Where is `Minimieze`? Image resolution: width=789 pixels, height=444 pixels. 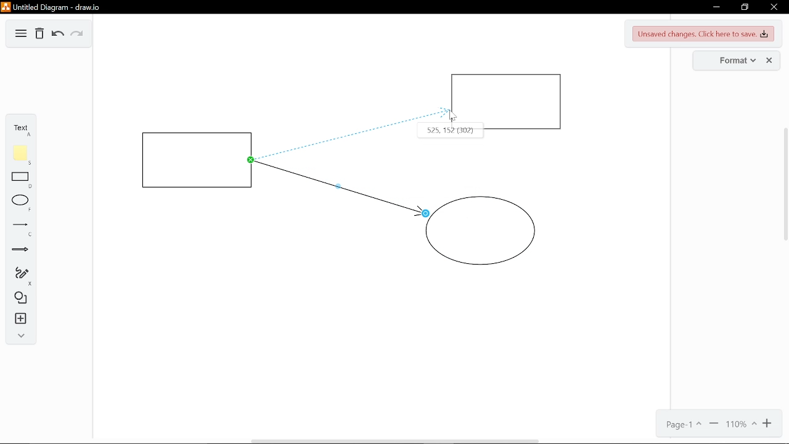
Minimieze is located at coordinates (716, 7).